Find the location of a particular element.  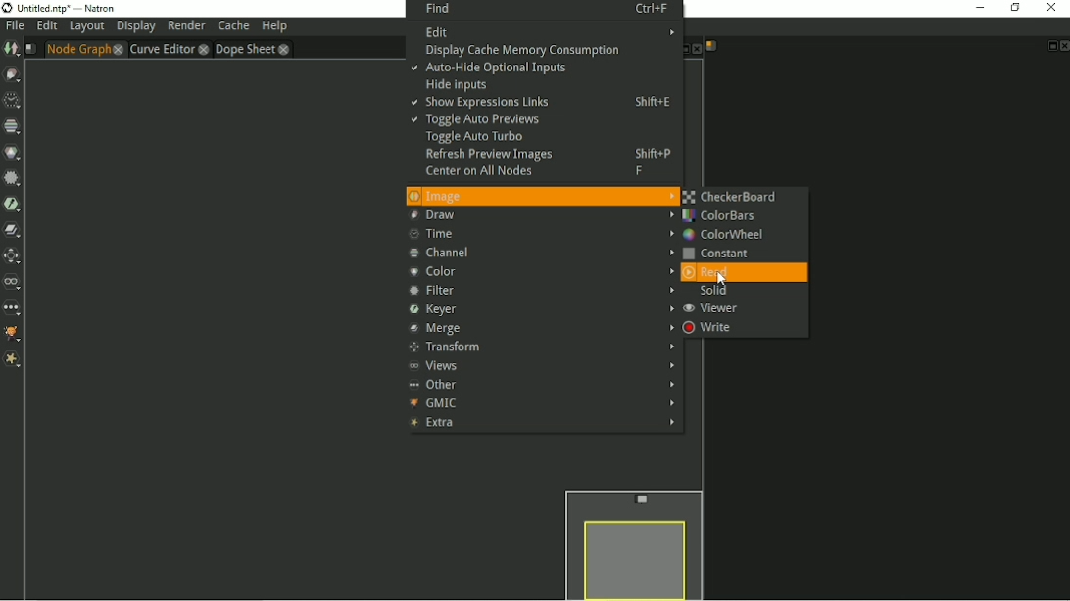

GMIC is located at coordinates (540, 403).